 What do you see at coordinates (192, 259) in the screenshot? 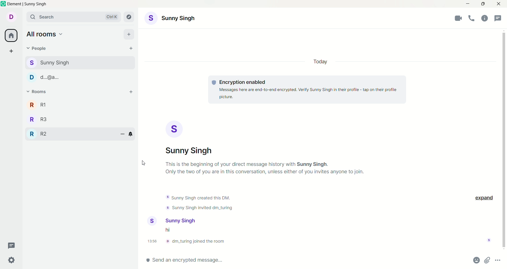
I see `send enxrypted message` at bounding box center [192, 259].